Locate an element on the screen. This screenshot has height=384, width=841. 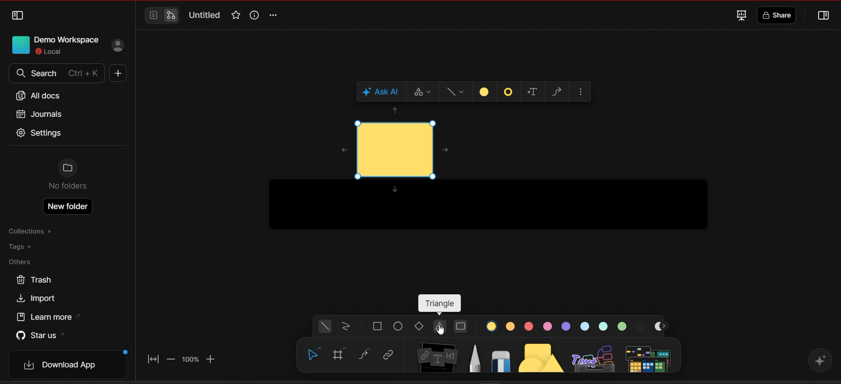
add text is located at coordinates (532, 93).